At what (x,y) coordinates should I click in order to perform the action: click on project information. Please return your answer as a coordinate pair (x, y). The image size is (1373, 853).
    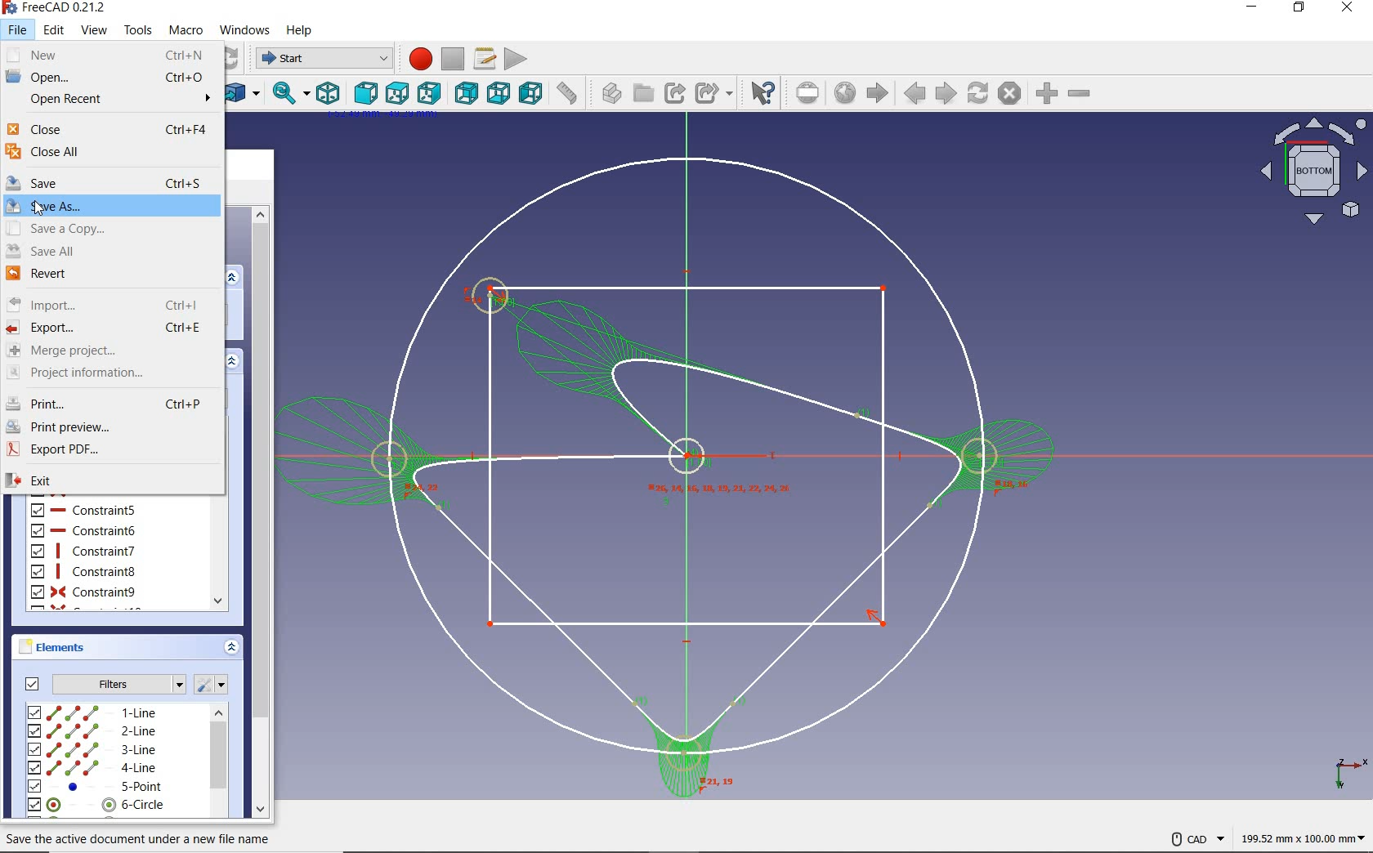
    Looking at the image, I should click on (105, 373).